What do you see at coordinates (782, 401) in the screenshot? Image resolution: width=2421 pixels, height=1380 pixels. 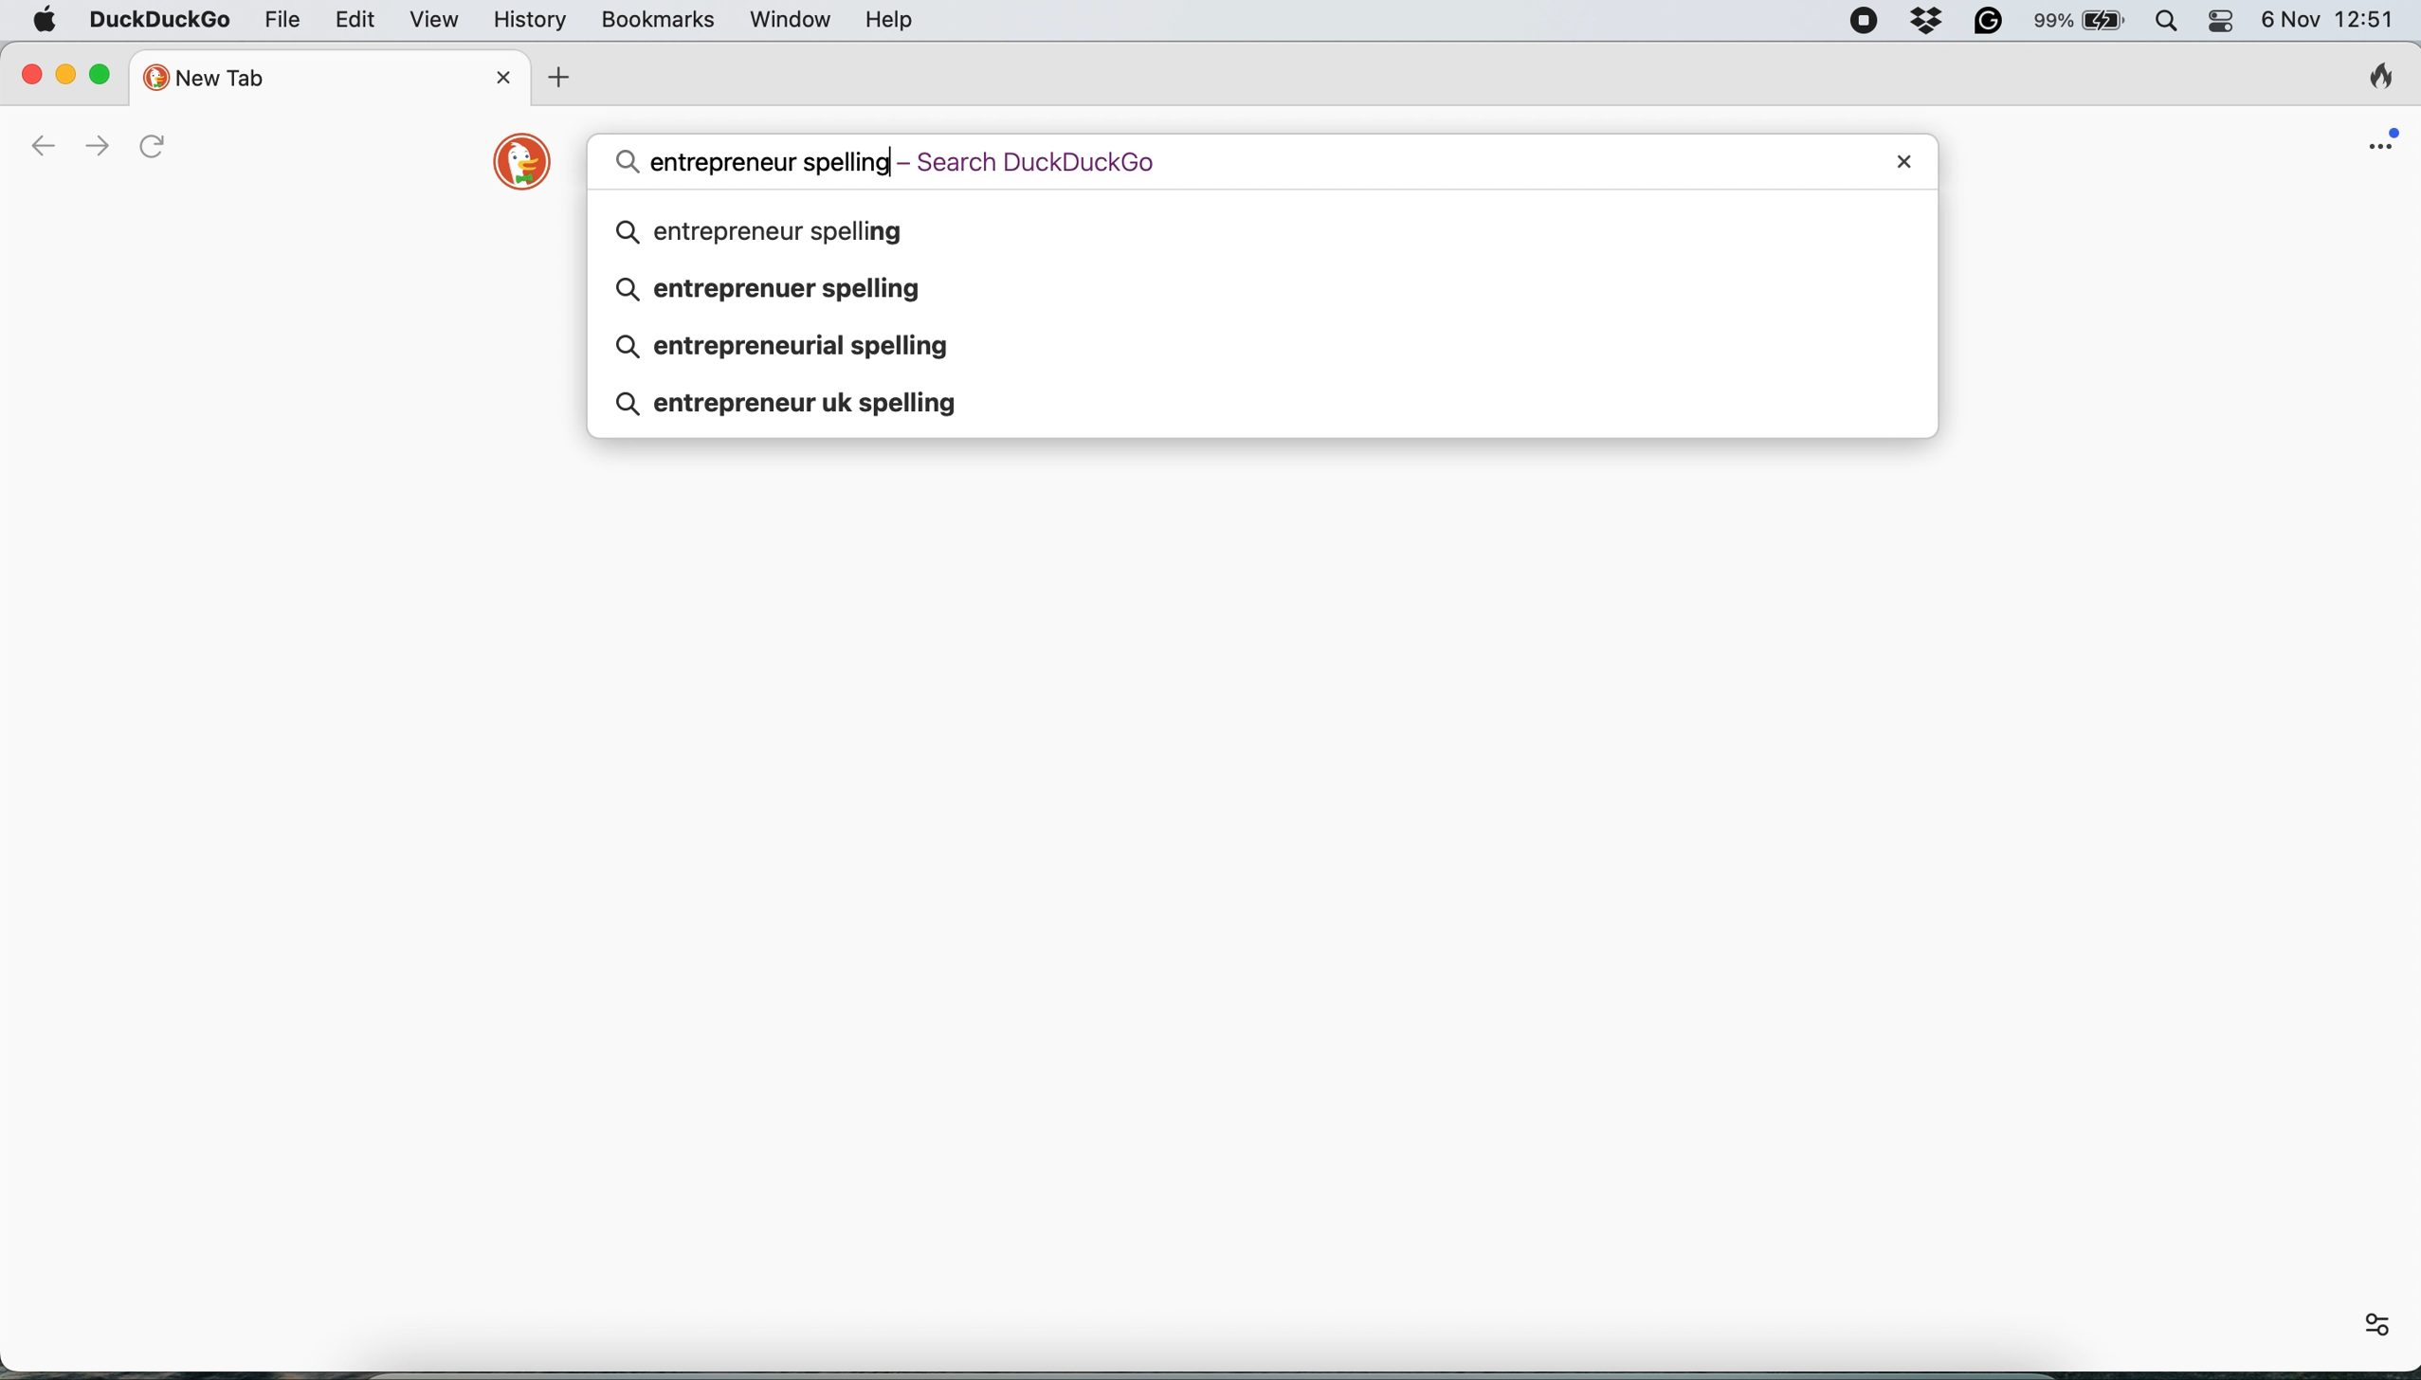 I see `entrepreneur uk spelling` at bounding box center [782, 401].